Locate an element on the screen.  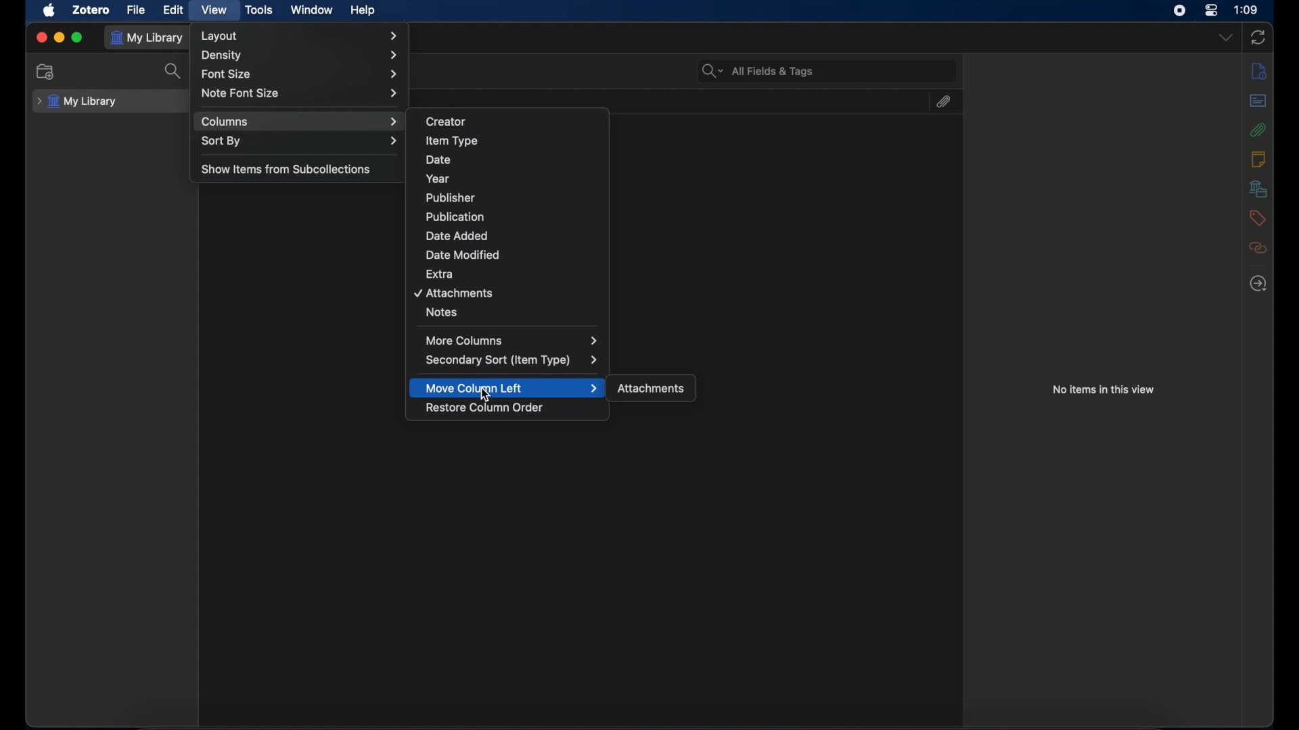
date added is located at coordinates (456, 235).